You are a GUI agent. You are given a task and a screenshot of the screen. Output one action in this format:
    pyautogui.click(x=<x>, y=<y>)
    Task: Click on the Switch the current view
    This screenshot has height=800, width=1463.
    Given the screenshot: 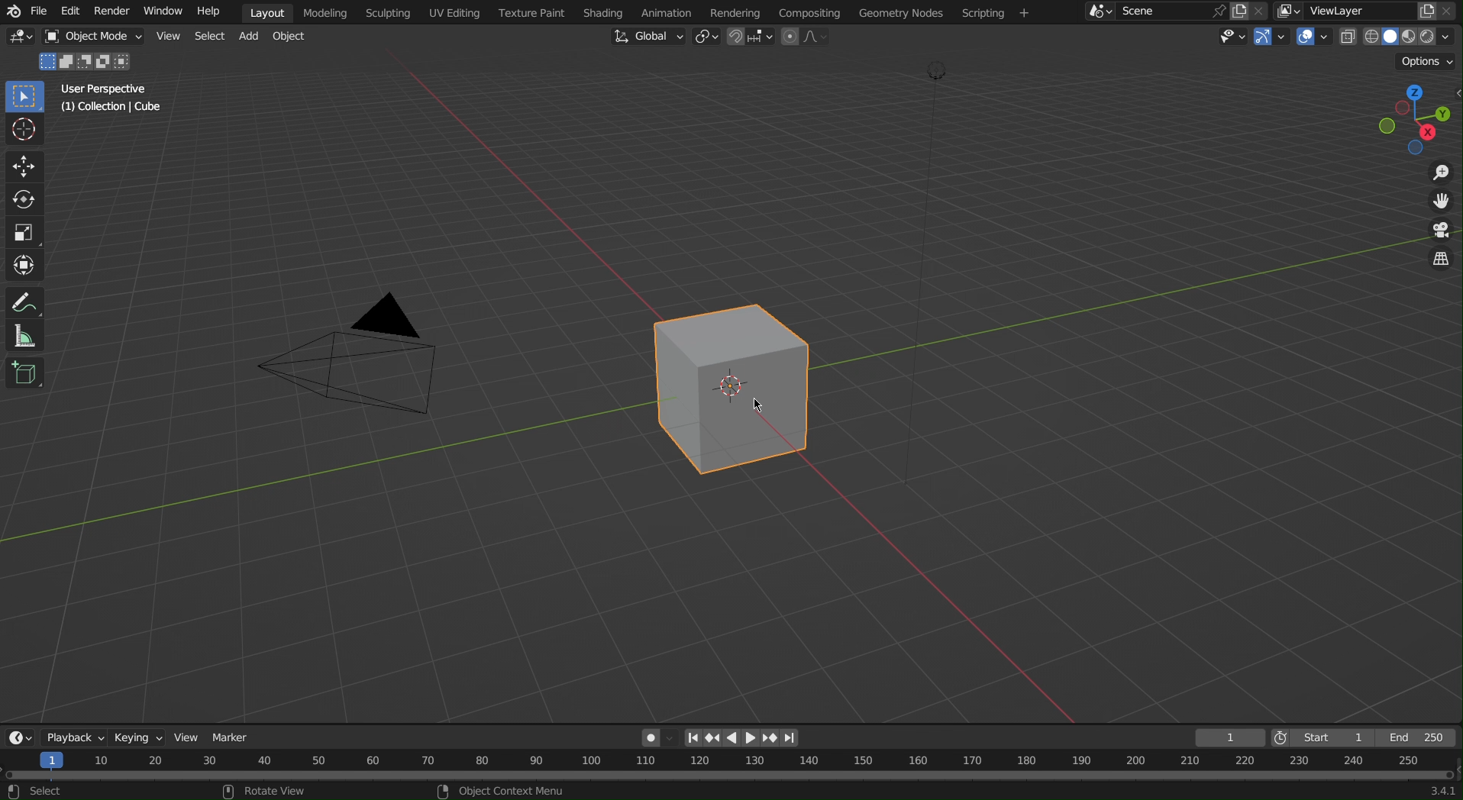 What is the action you would take?
    pyautogui.click(x=1437, y=258)
    